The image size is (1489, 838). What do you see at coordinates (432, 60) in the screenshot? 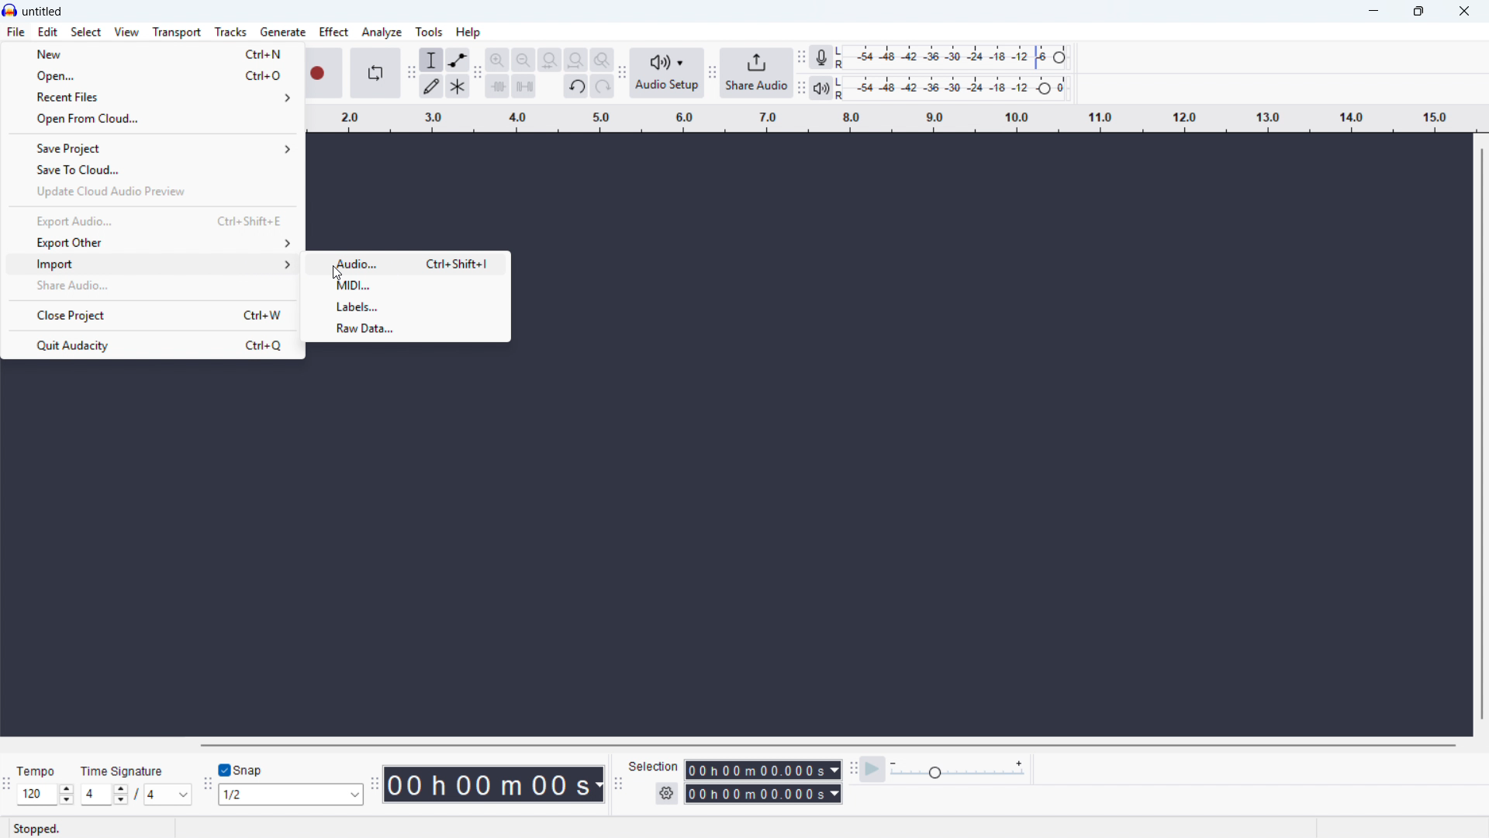
I see `Selection tool ` at bounding box center [432, 60].